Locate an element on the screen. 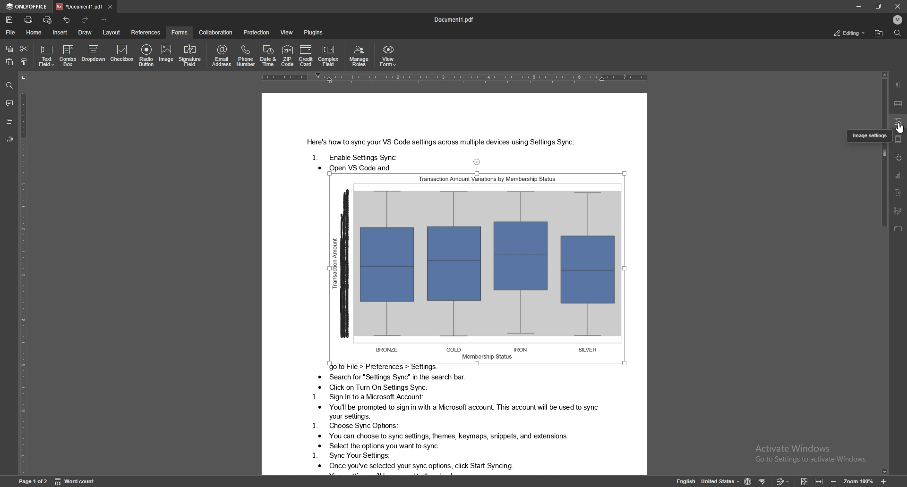 The image size is (907, 487). signature field is located at coordinates (190, 56).